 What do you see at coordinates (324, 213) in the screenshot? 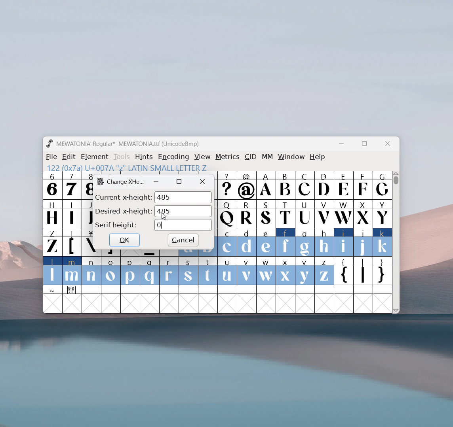
I see `V` at bounding box center [324, 213].